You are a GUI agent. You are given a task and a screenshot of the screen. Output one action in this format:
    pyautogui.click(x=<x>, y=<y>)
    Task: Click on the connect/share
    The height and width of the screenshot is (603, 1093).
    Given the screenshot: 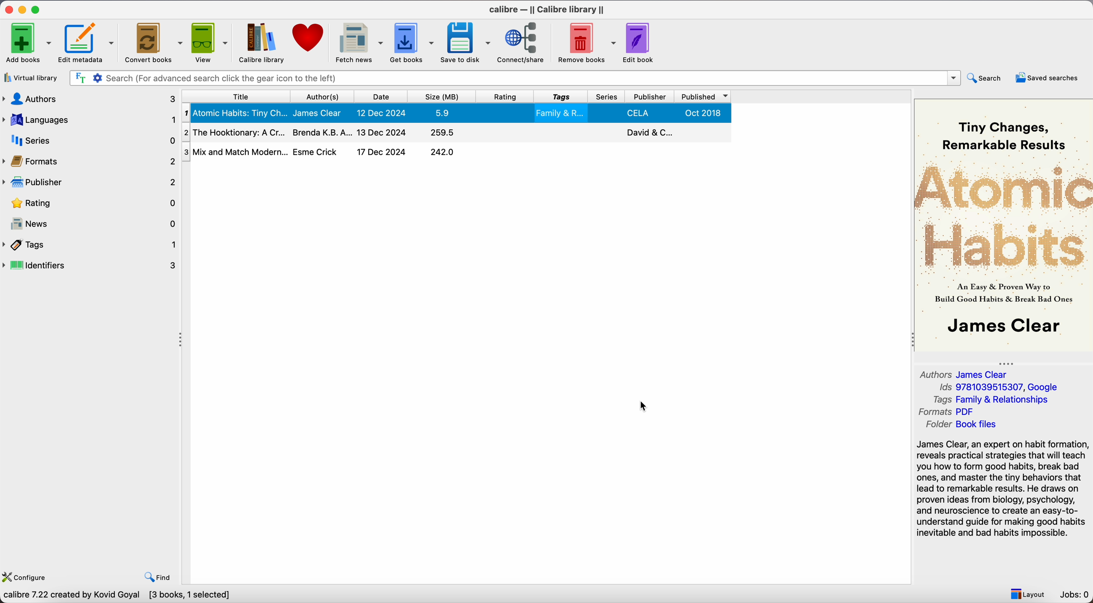 What is the action you would take?
    pyautogui.click(x=521, y=42)
    